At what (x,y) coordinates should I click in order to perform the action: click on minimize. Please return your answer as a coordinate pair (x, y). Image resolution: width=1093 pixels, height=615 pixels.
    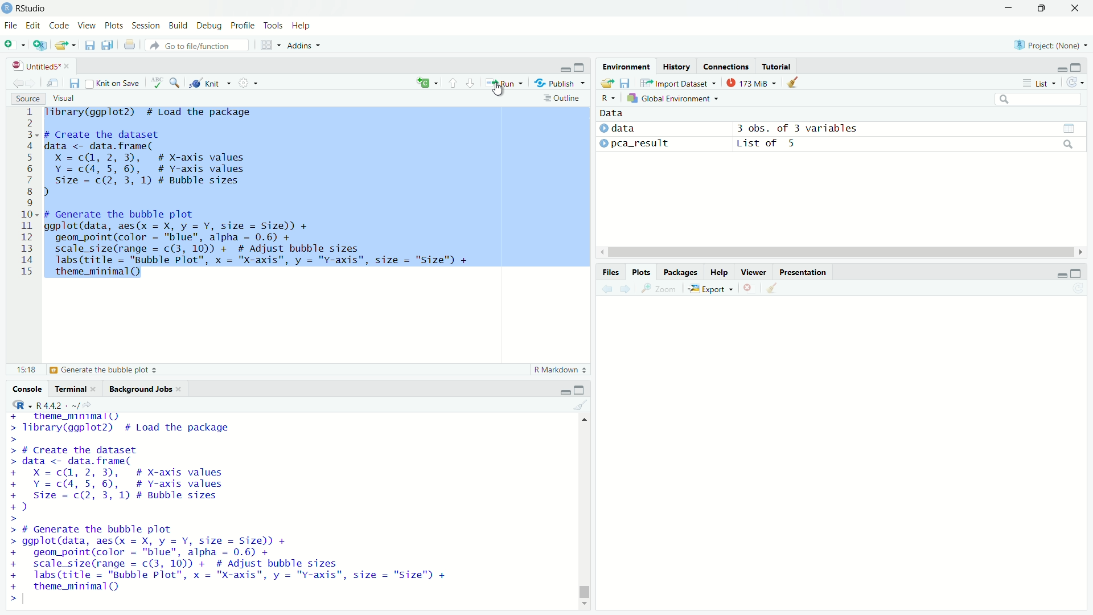
    Looking at the image, I should click on (564, 390).